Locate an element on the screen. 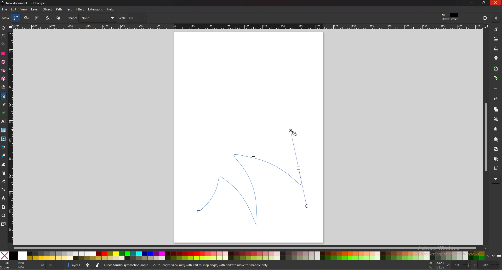 Image resolution: width=502 pixels, height=270 pixels. scroll bar is located at coordinates (250, 248).